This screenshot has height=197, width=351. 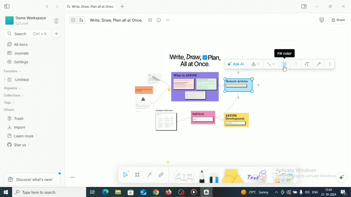 What do you see at coordinates (307, 64) in the screenshot?
I see `Add text` at bounding box center [307, 64].